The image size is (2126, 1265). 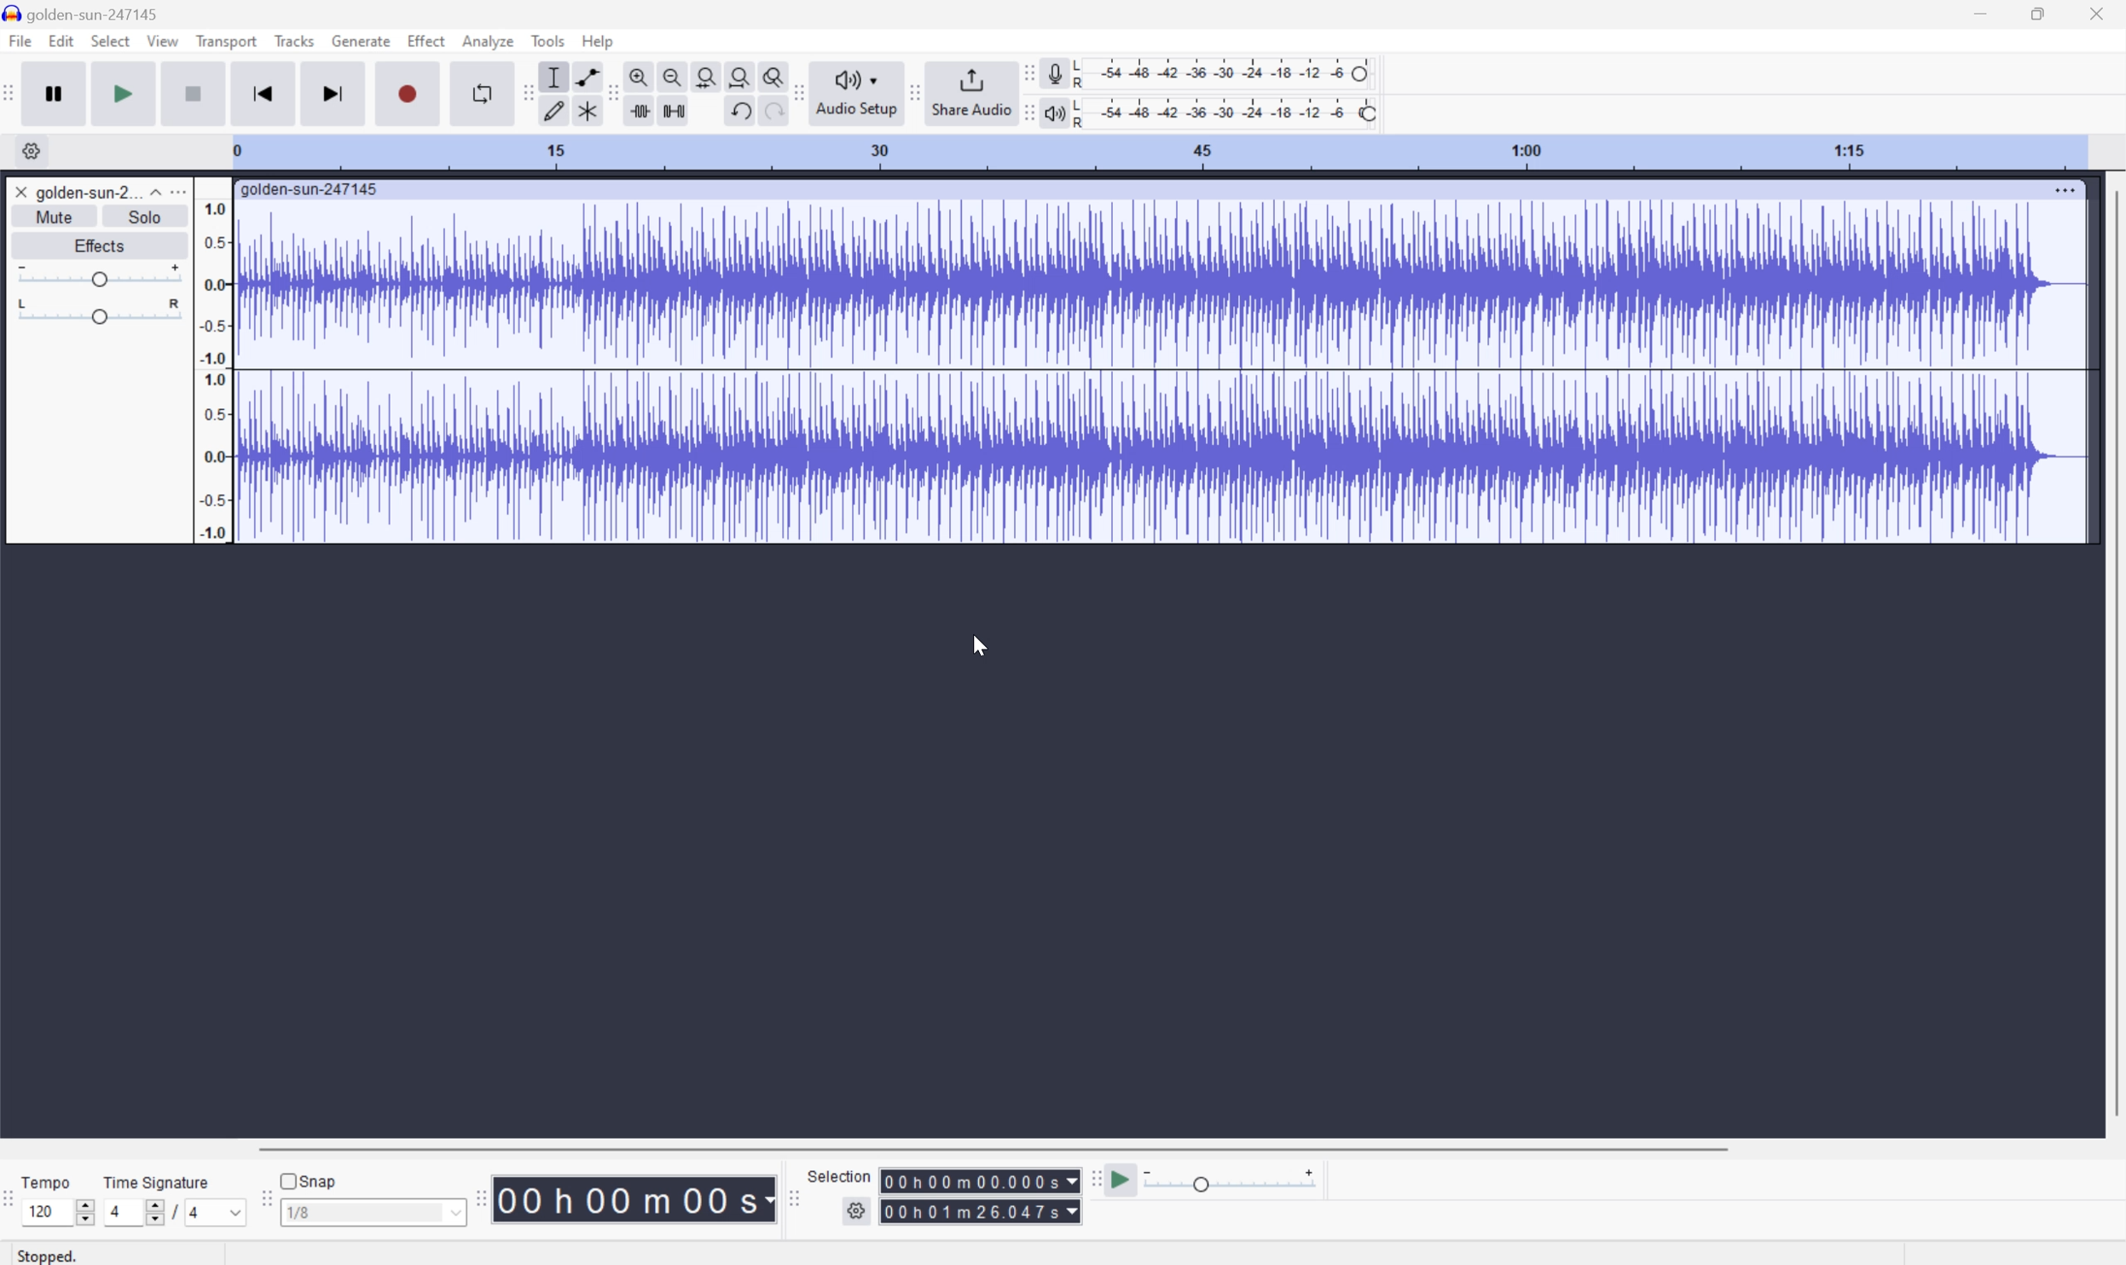 What do you see at coordinates (1123, 1181) in the screenshot?
I see `Play at speed` at bounding box center [1123, 1181].